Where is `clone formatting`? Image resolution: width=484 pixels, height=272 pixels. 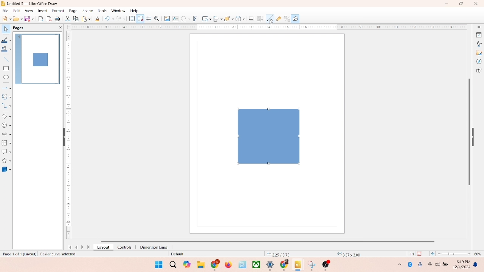
clone formatting is located at coordinates (97, 19).